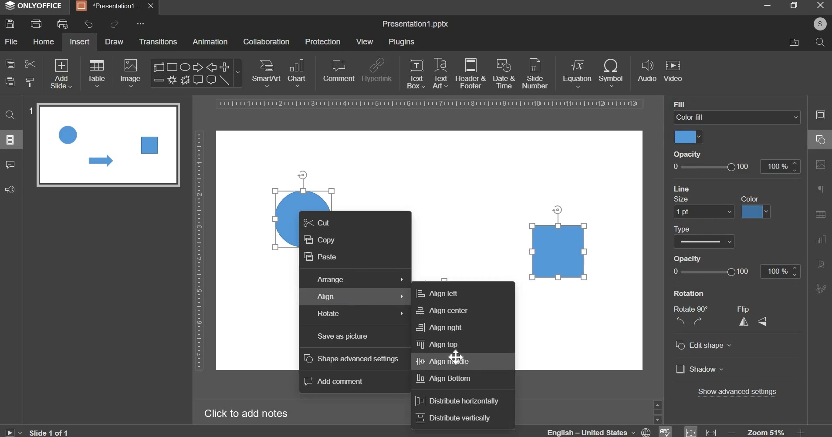 The height and width of the screenshot is (437, 832). What do you see at coordinates (611, 72) in the screenshot?
I see `symbol` at bounding box center [611, 72].